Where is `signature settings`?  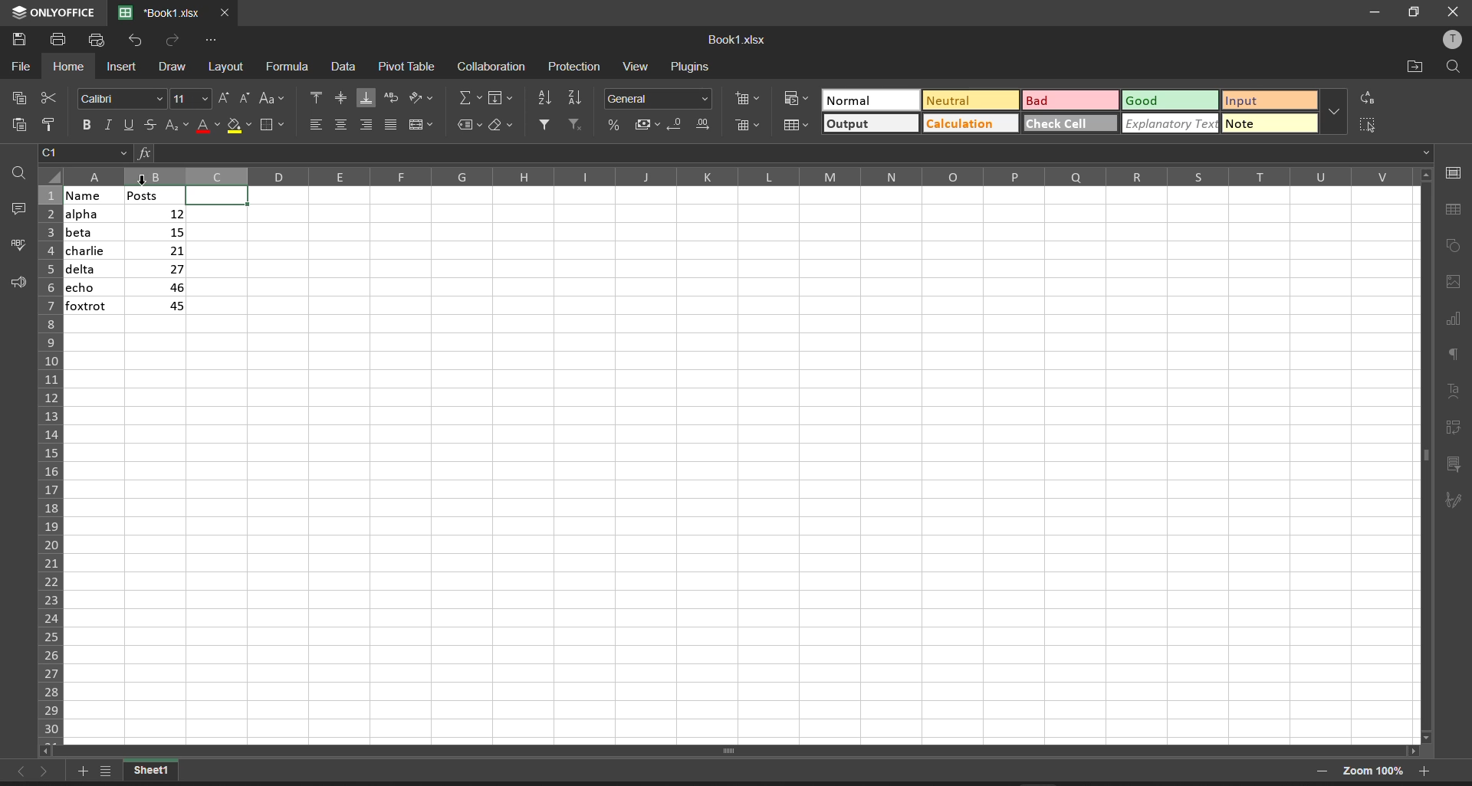
signature settings is located at coordinates (1458, 499).